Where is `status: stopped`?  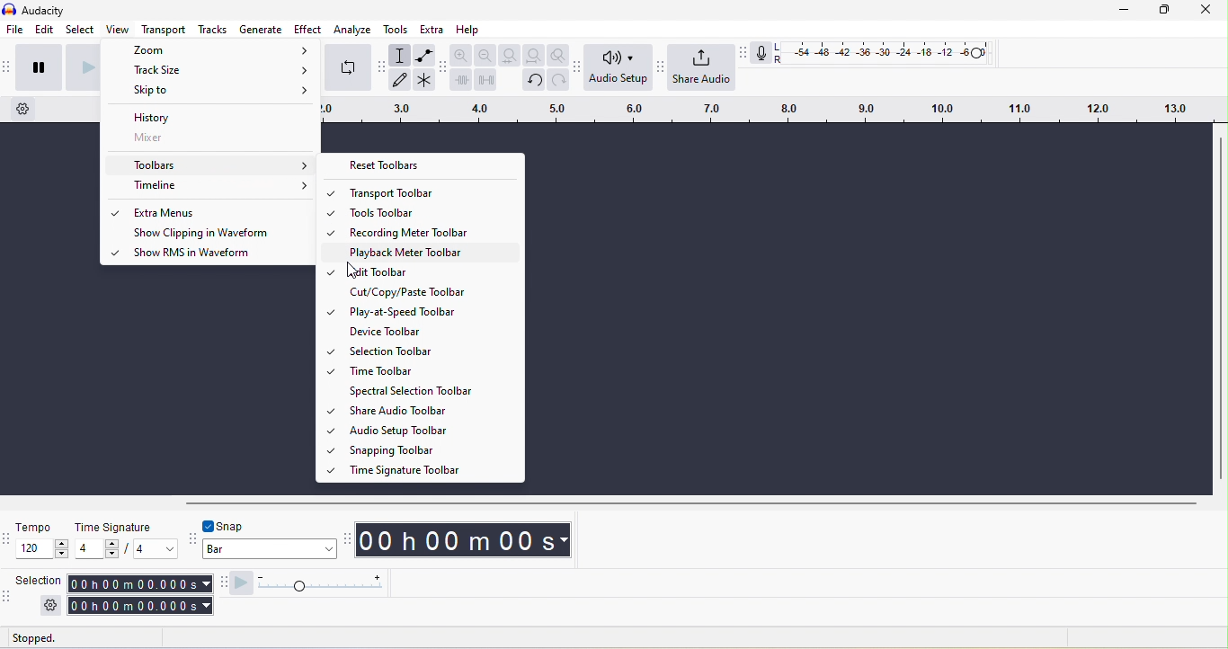
status: stopped is located at coordinates (33, 640).